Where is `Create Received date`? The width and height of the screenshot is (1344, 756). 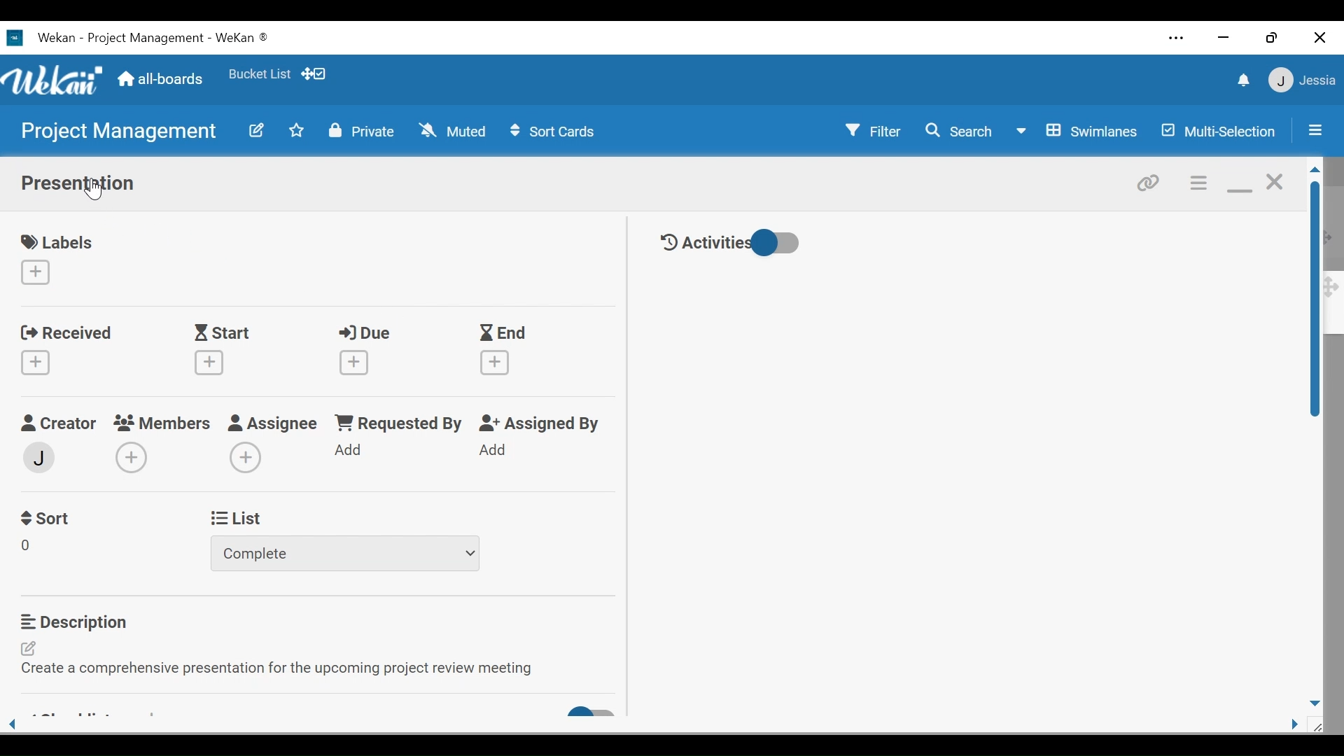 Create Received date is located at coordinates (35, 361).